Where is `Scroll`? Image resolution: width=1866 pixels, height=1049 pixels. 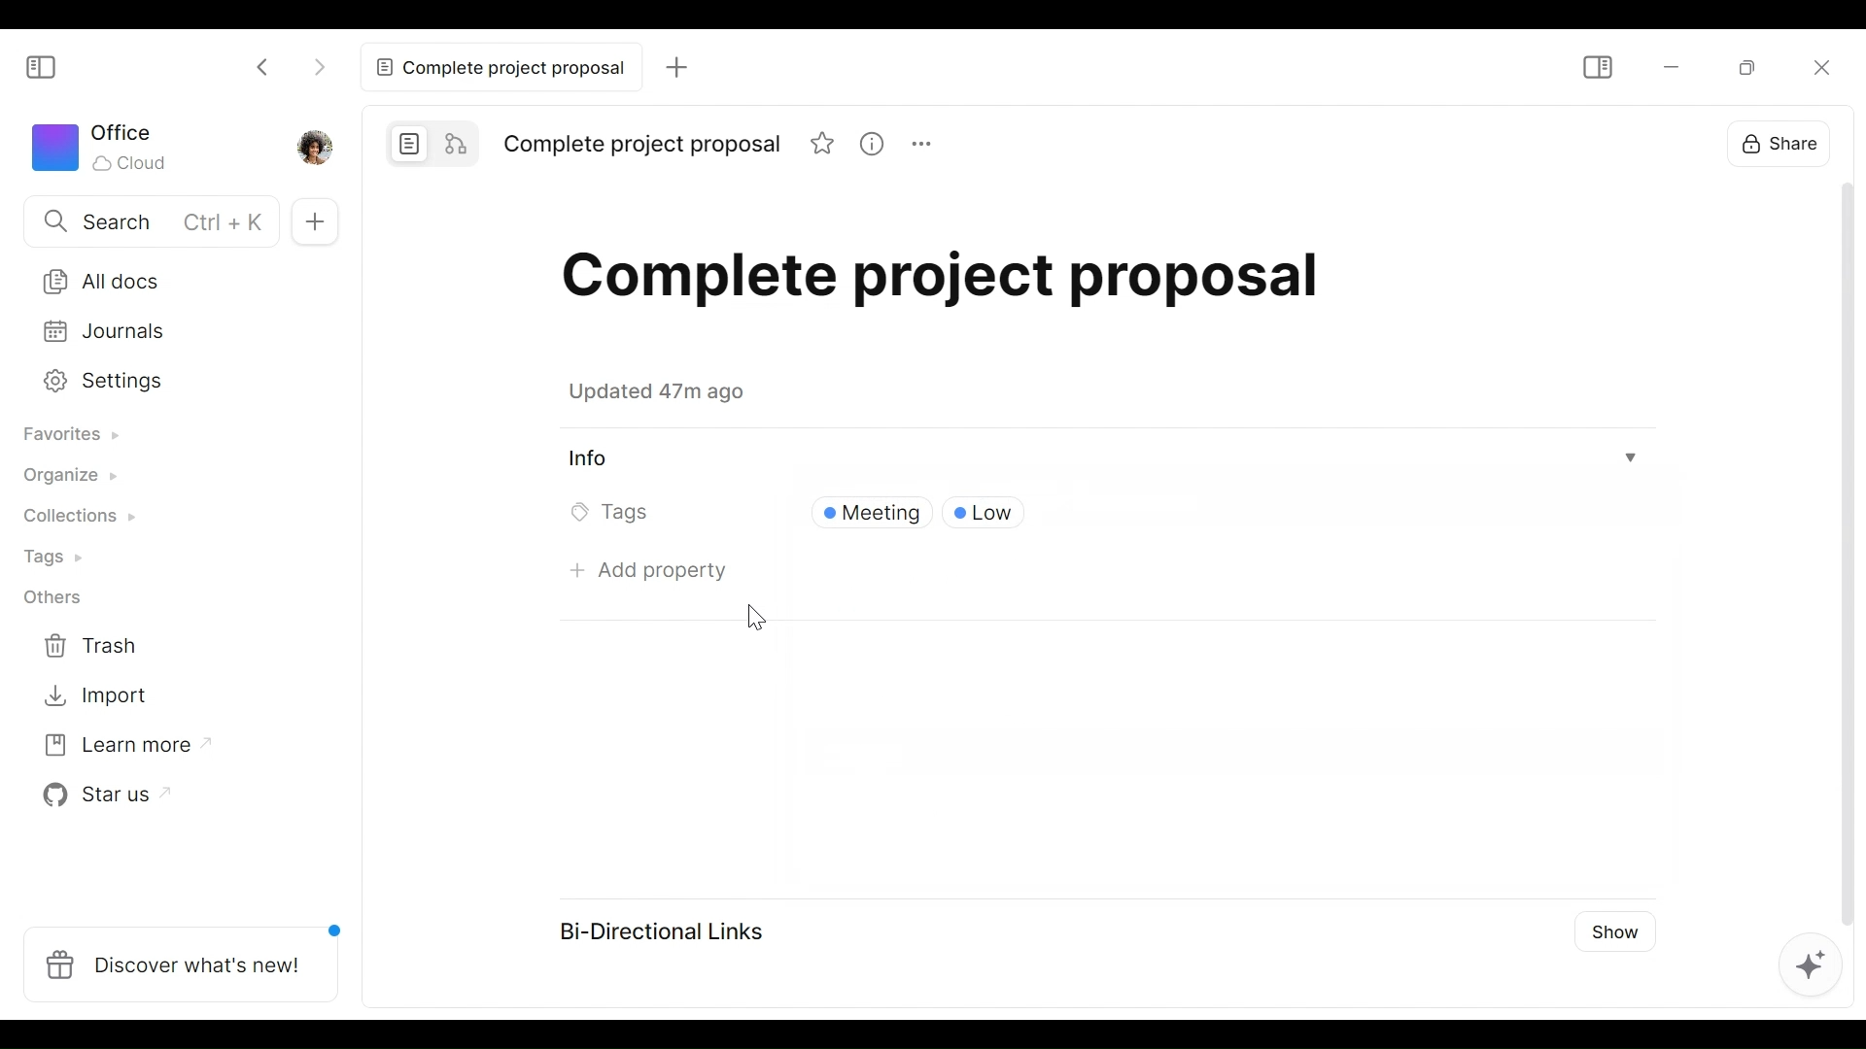 Scroll is located at coordinates (1841, 551).